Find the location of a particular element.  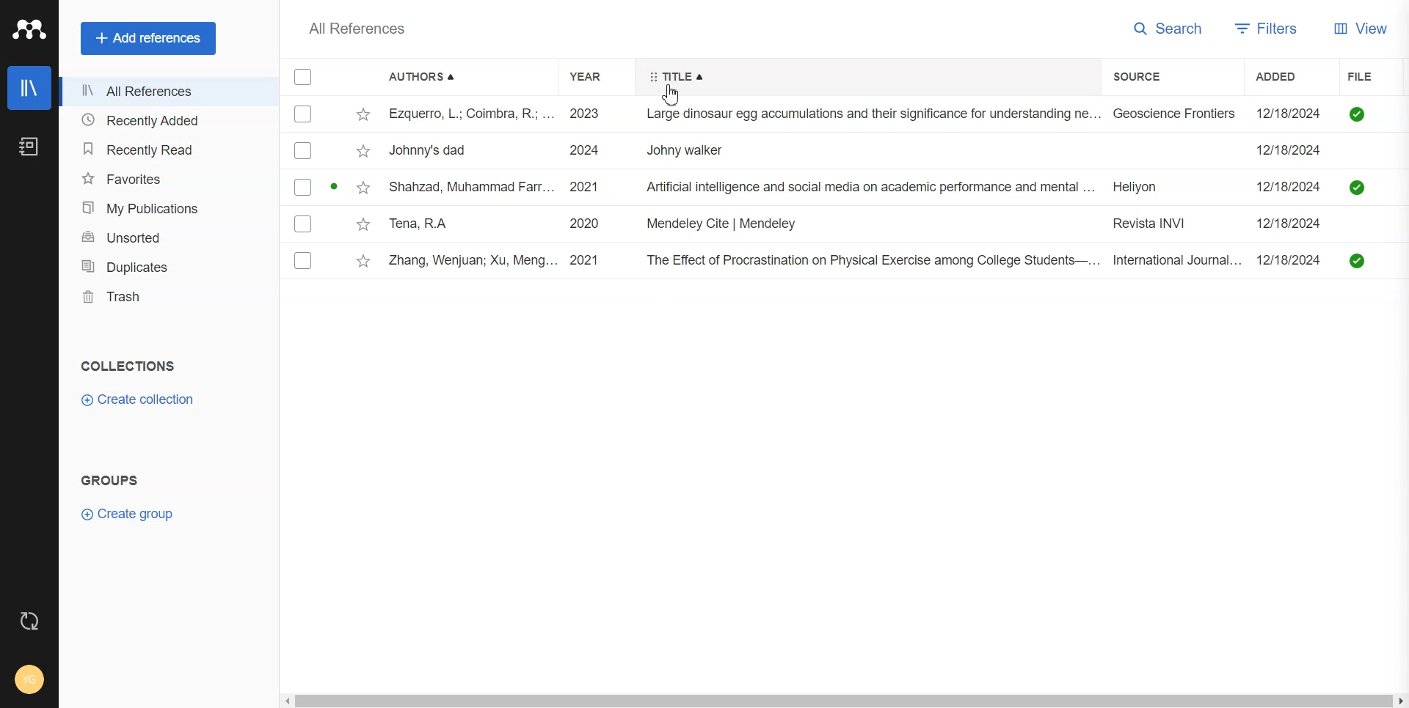

Recently Read is located at coordinates (168, 149).